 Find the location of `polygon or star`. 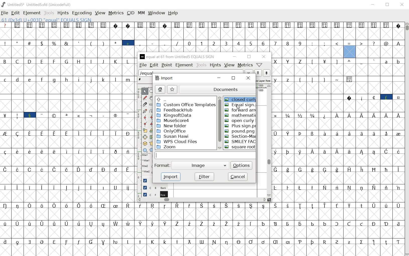

polygon or star is located at coordinates (152, 150).